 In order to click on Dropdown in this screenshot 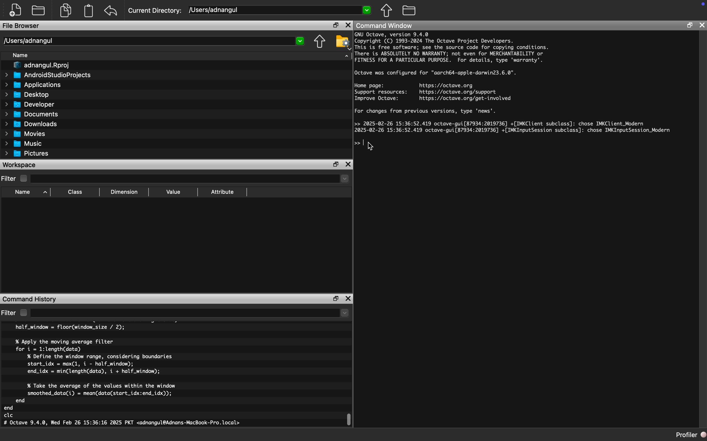, I will do `click(189, 313)`.